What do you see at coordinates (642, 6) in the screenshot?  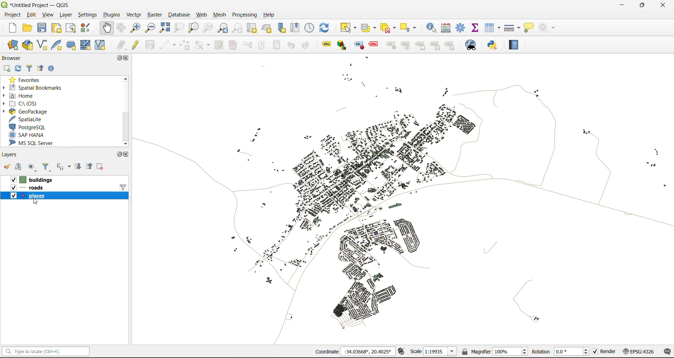 I see `maximize` at bounding box center [642, 6].